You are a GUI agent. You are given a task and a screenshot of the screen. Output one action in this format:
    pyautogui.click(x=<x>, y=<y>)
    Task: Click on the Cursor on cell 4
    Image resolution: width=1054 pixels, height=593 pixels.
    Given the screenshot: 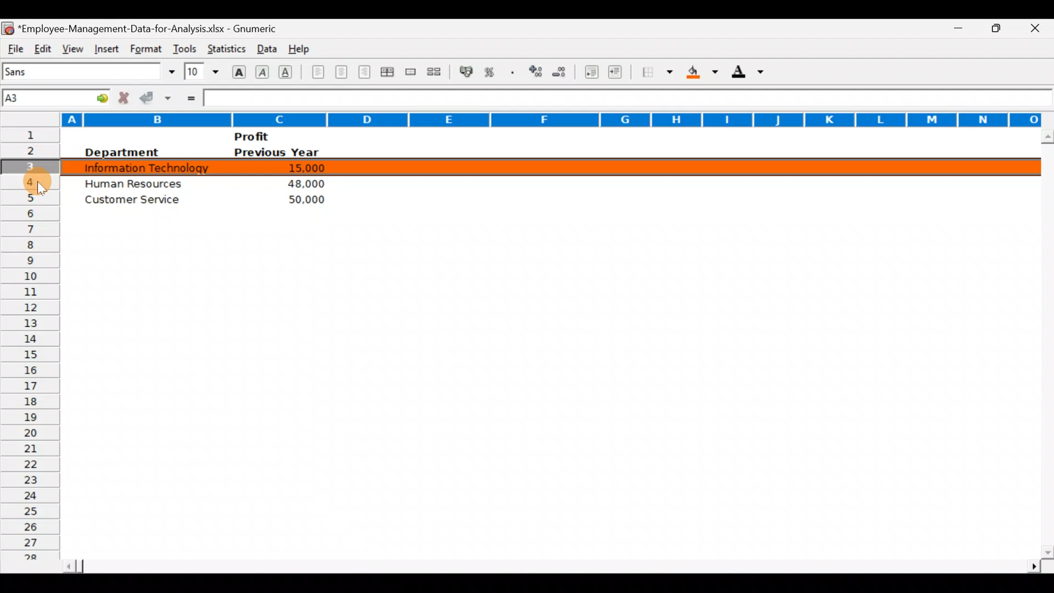 What is the action you would take?
    pyautogui.click(x=33, y=182)
    